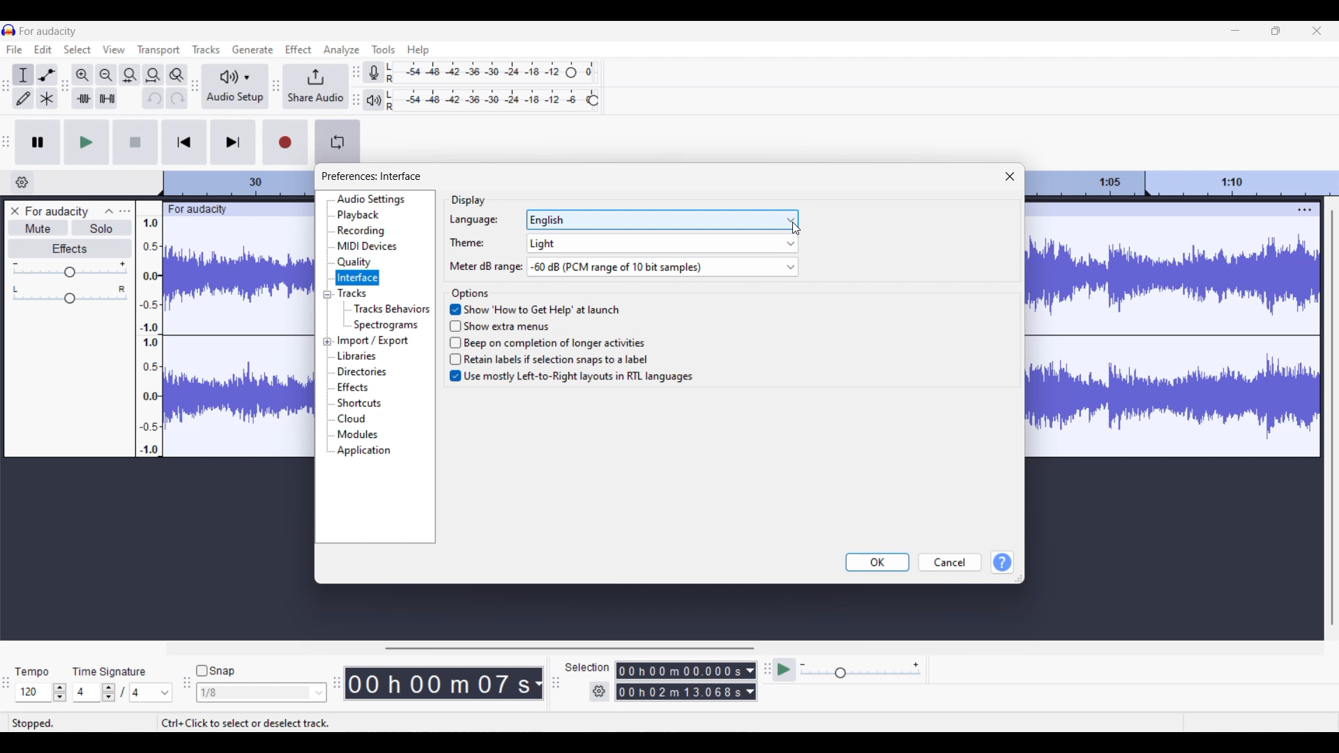 The width and height of the screenshot is (1339, 753). What do you see at coordinates (372, 176) in the screenshot?
I see `preferences interface` at bounding box center [372, 176].